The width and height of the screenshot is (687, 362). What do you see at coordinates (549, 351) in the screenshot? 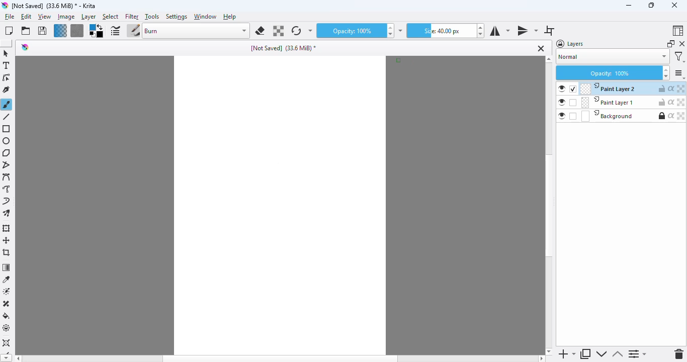
I see `scroll down` at bounding box center [549, 351].